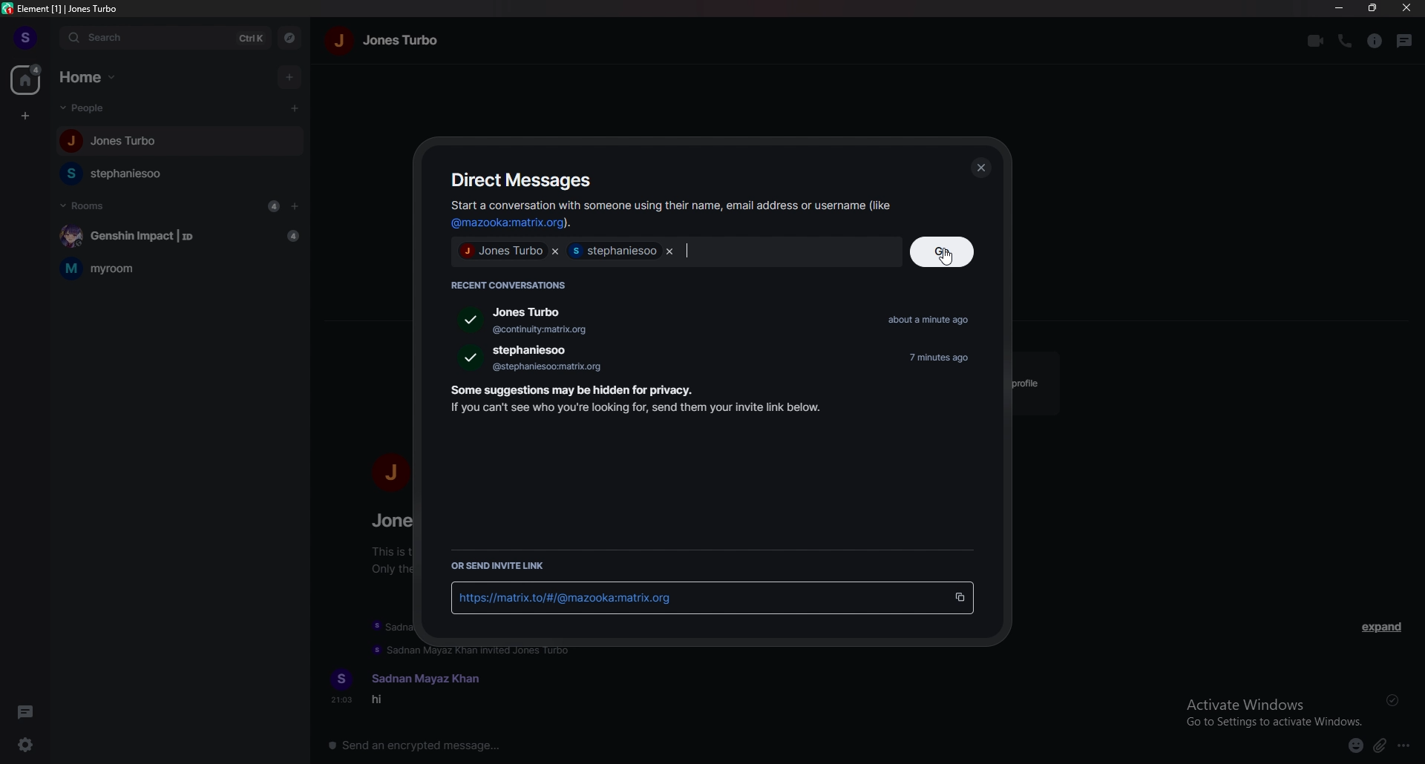  I want to click on stephanies00 @stephaniesoo:matrix.org, so click(540, 359).